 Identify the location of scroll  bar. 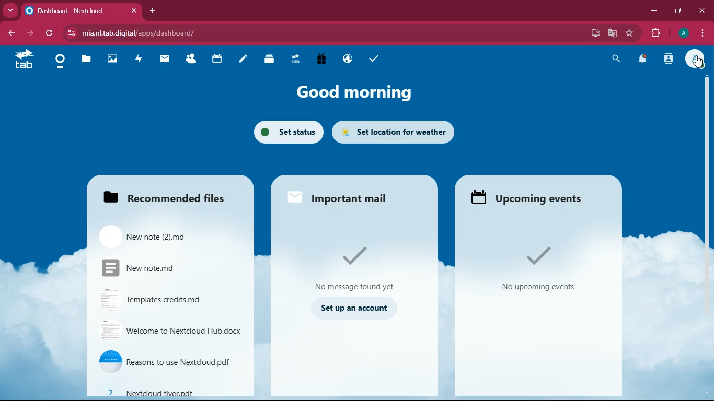
(704, 166).